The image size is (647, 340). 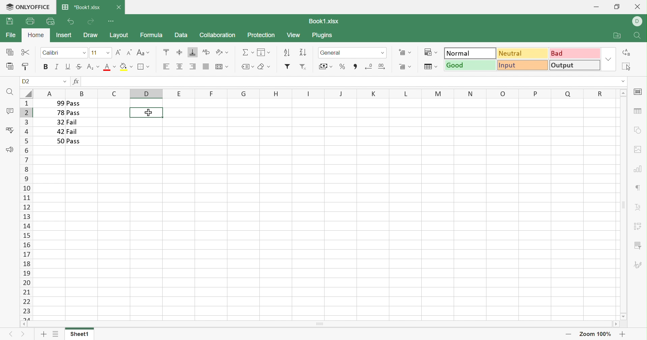 What do you see at coordinates (627, 53) in the screenshot?
I see `Replace` at bounding box center [627, 53].